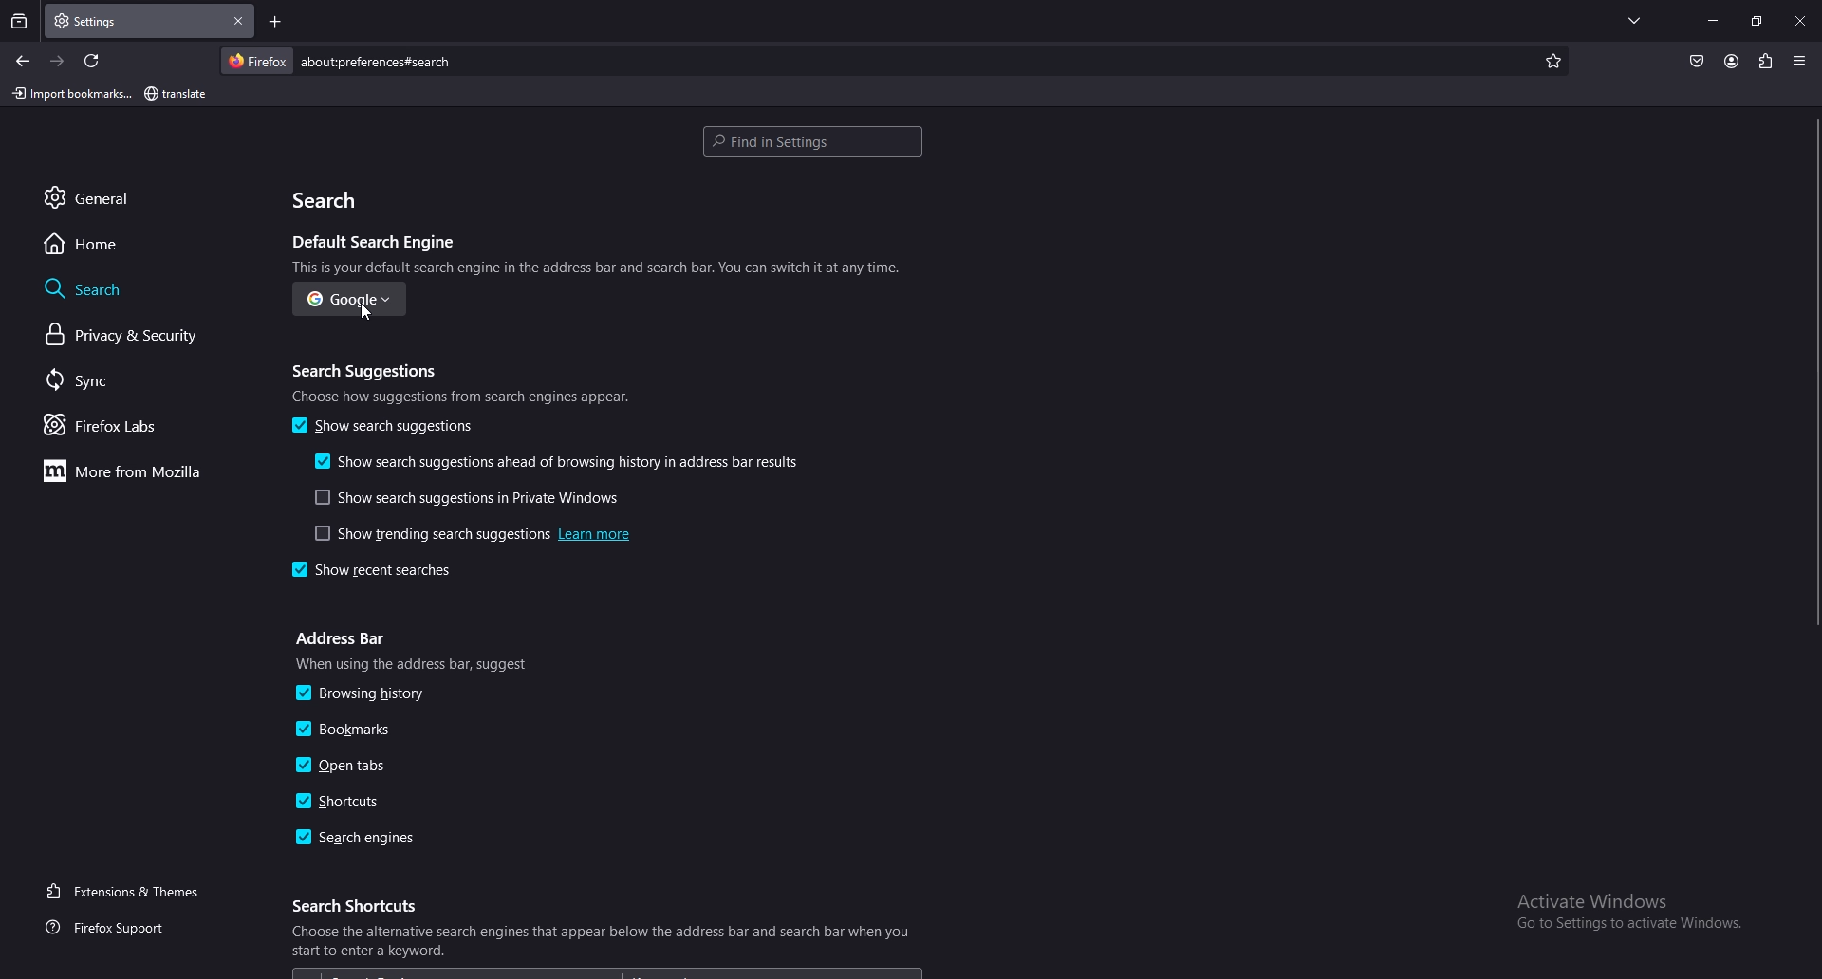  I want to click on extensions and themes, so click(129, 892).